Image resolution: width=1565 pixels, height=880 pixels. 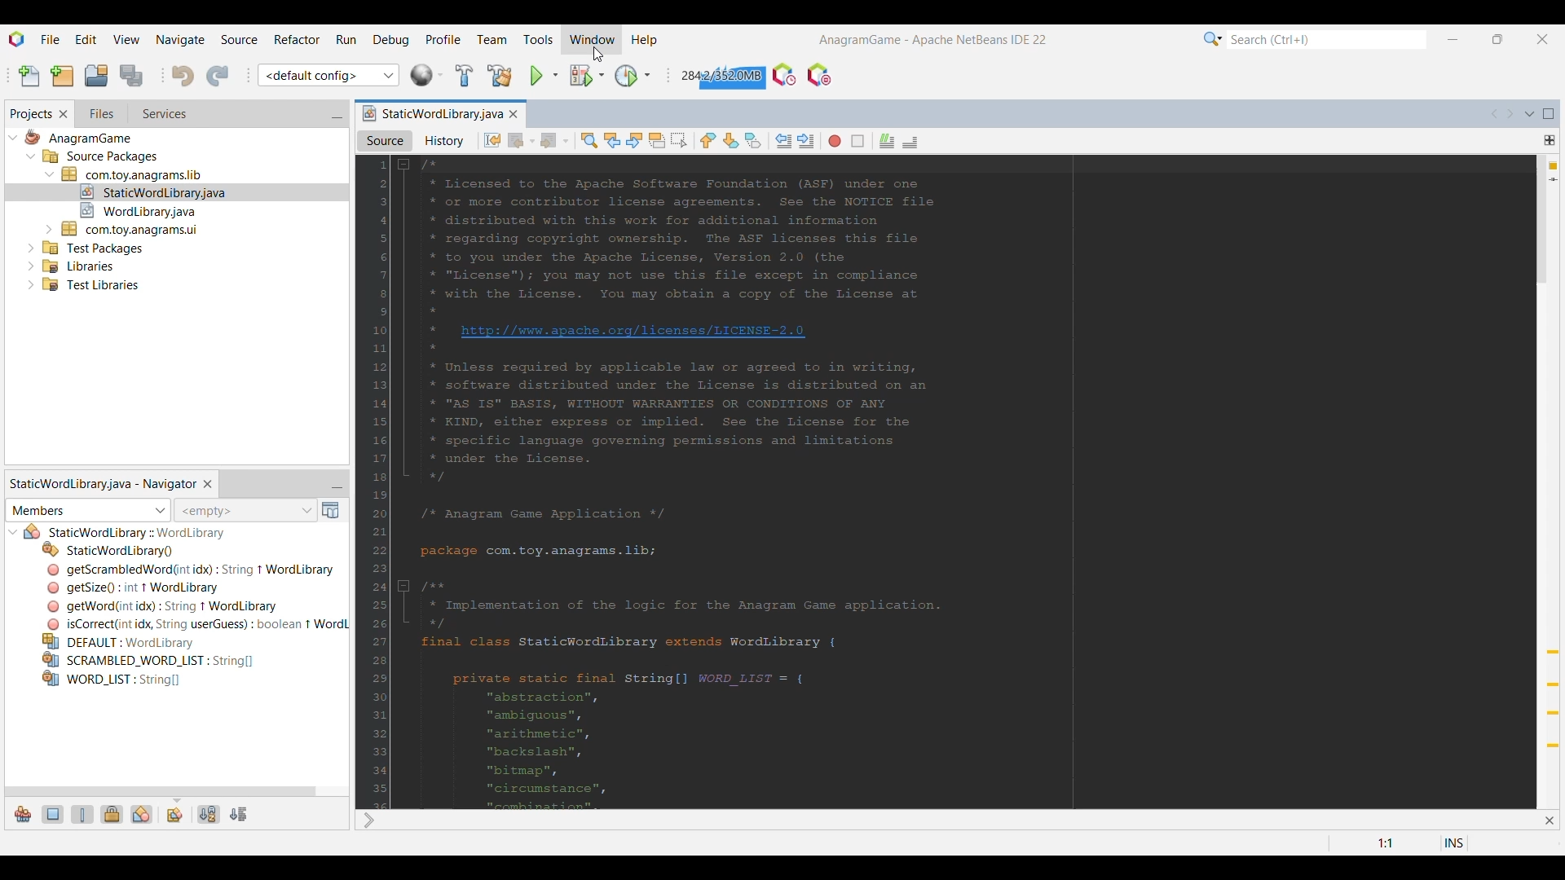 I want to click on , so click(x=132, y=227).